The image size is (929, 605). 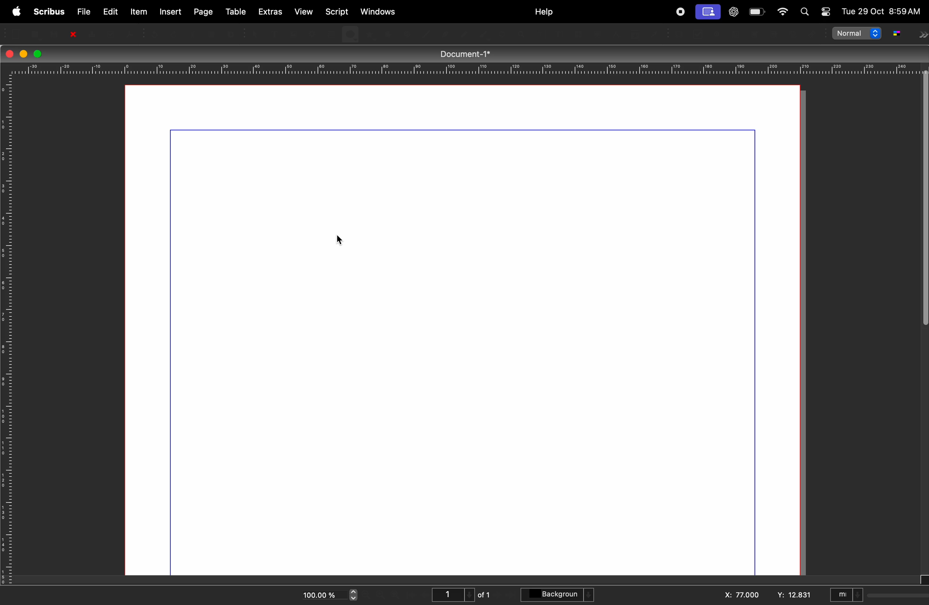 I want to click on Print, so click(x=91, y=34).